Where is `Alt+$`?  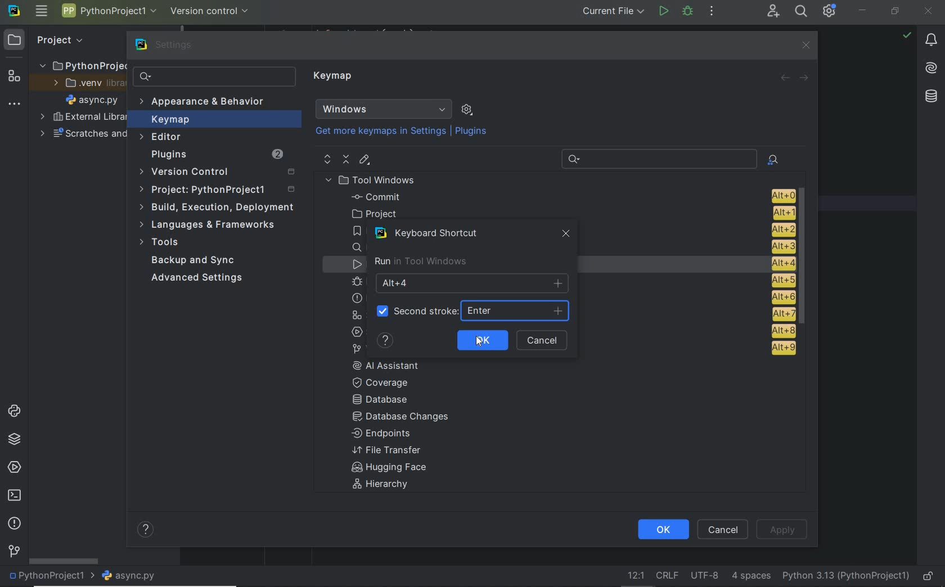 Alt+$ is located at coordinates (473, 283).